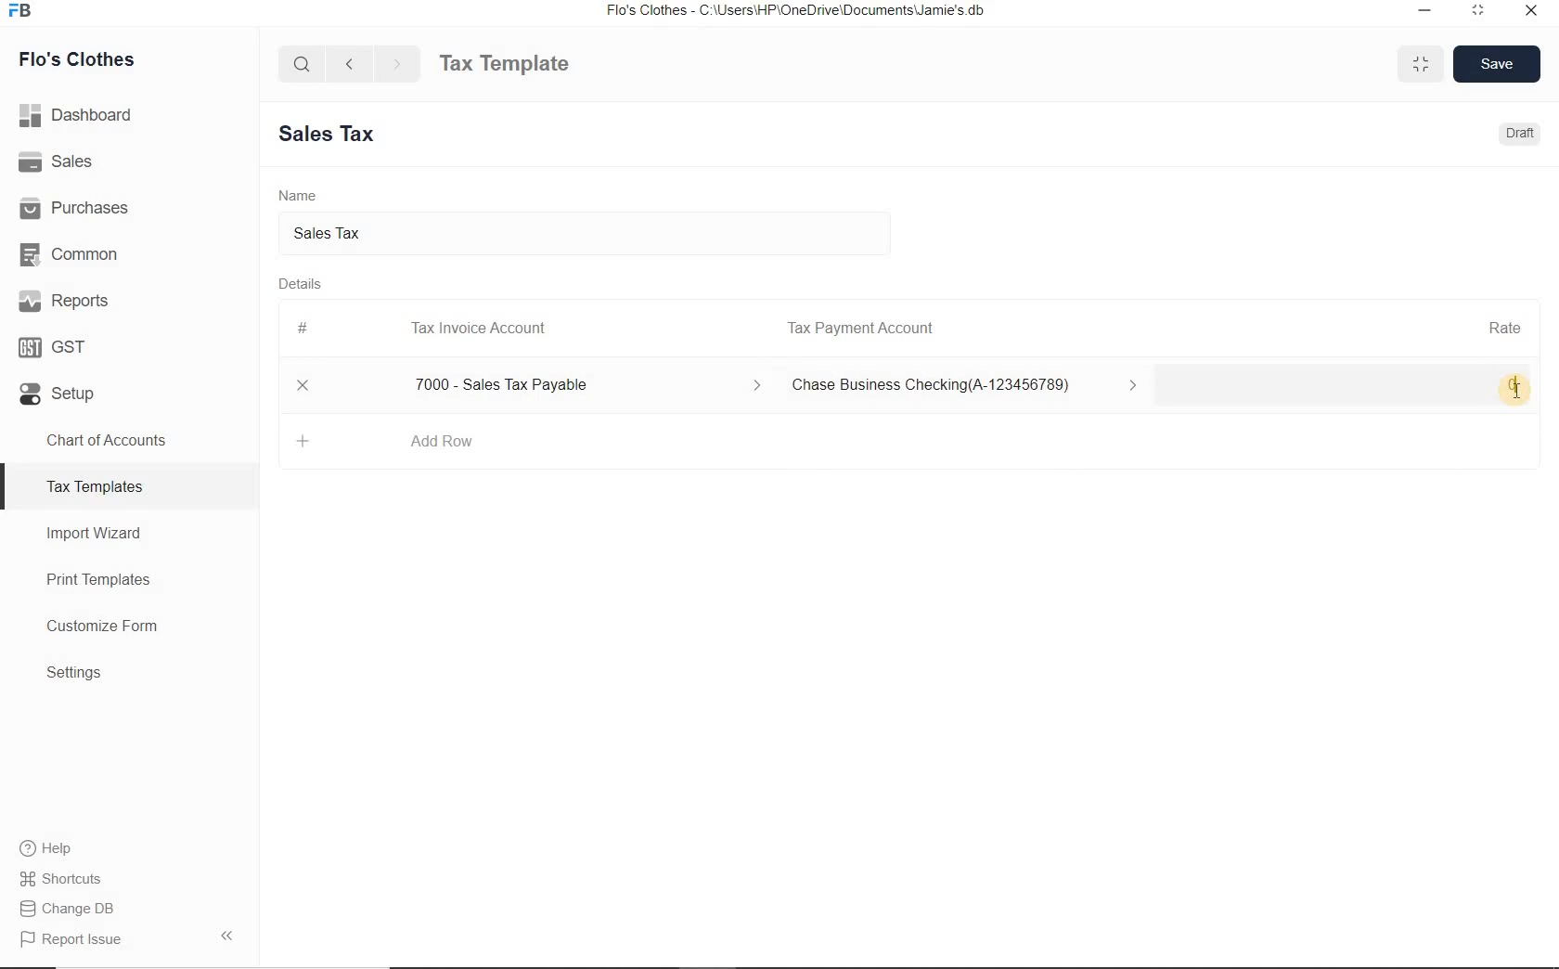 This screenshot has height=969, width=1559. What do you see at coordinates (1421, 63) in the screenshot?
I see `Maximize` at bounding box center [1421, 63].